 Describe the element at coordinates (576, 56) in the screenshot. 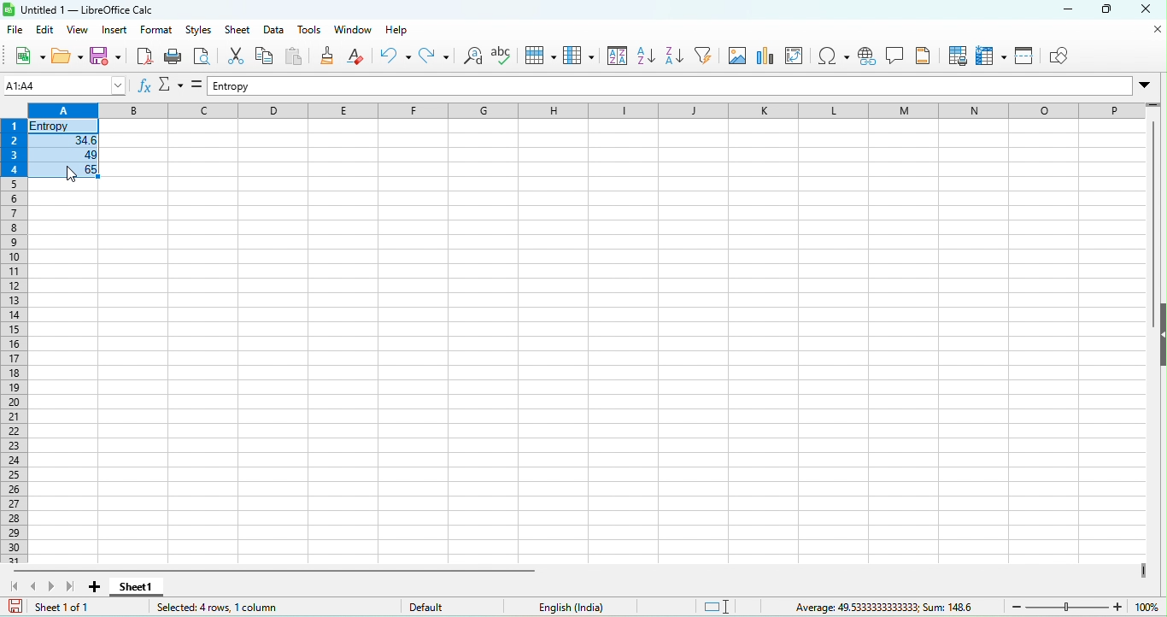

I see `column` at that location.